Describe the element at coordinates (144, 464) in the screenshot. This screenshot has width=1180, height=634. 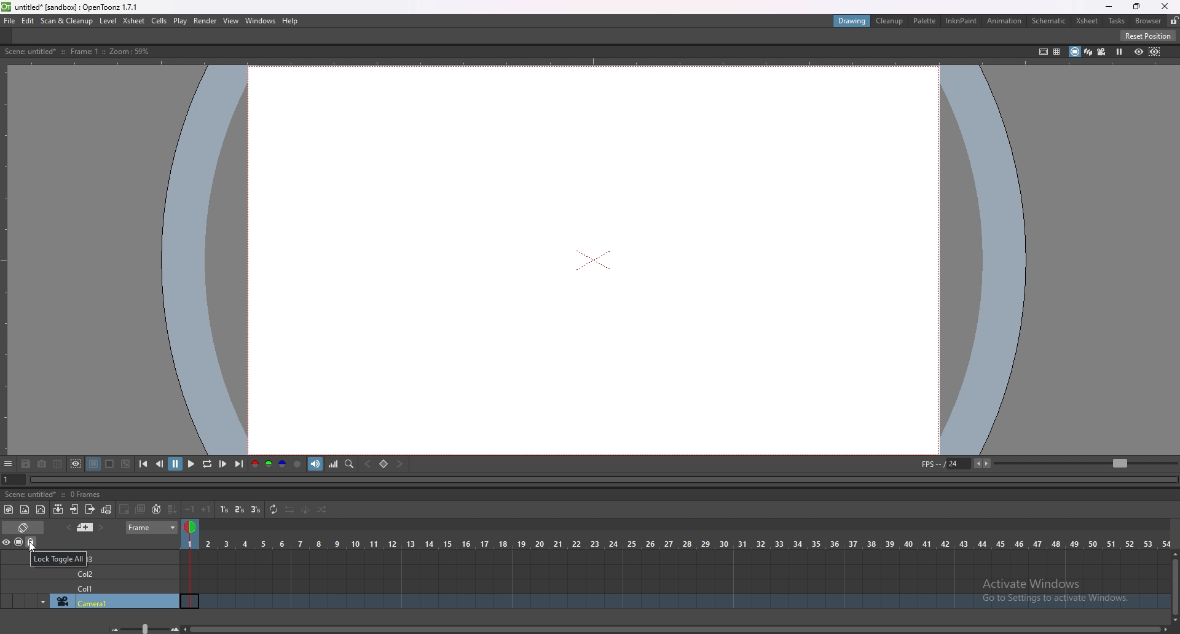
I see `first frame` at that location.